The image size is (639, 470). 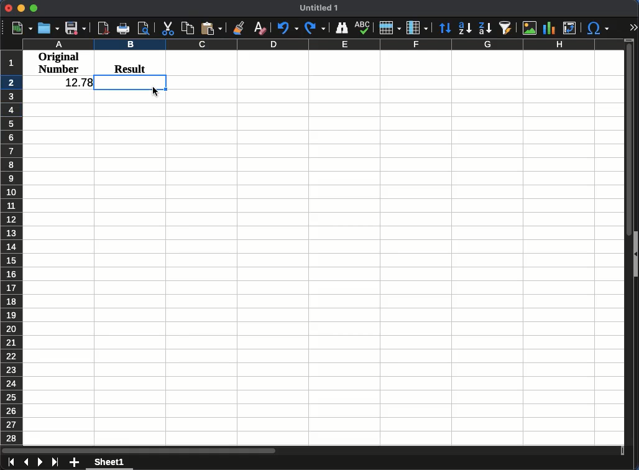 I want to click on Rows, so click(x=390, y=27).